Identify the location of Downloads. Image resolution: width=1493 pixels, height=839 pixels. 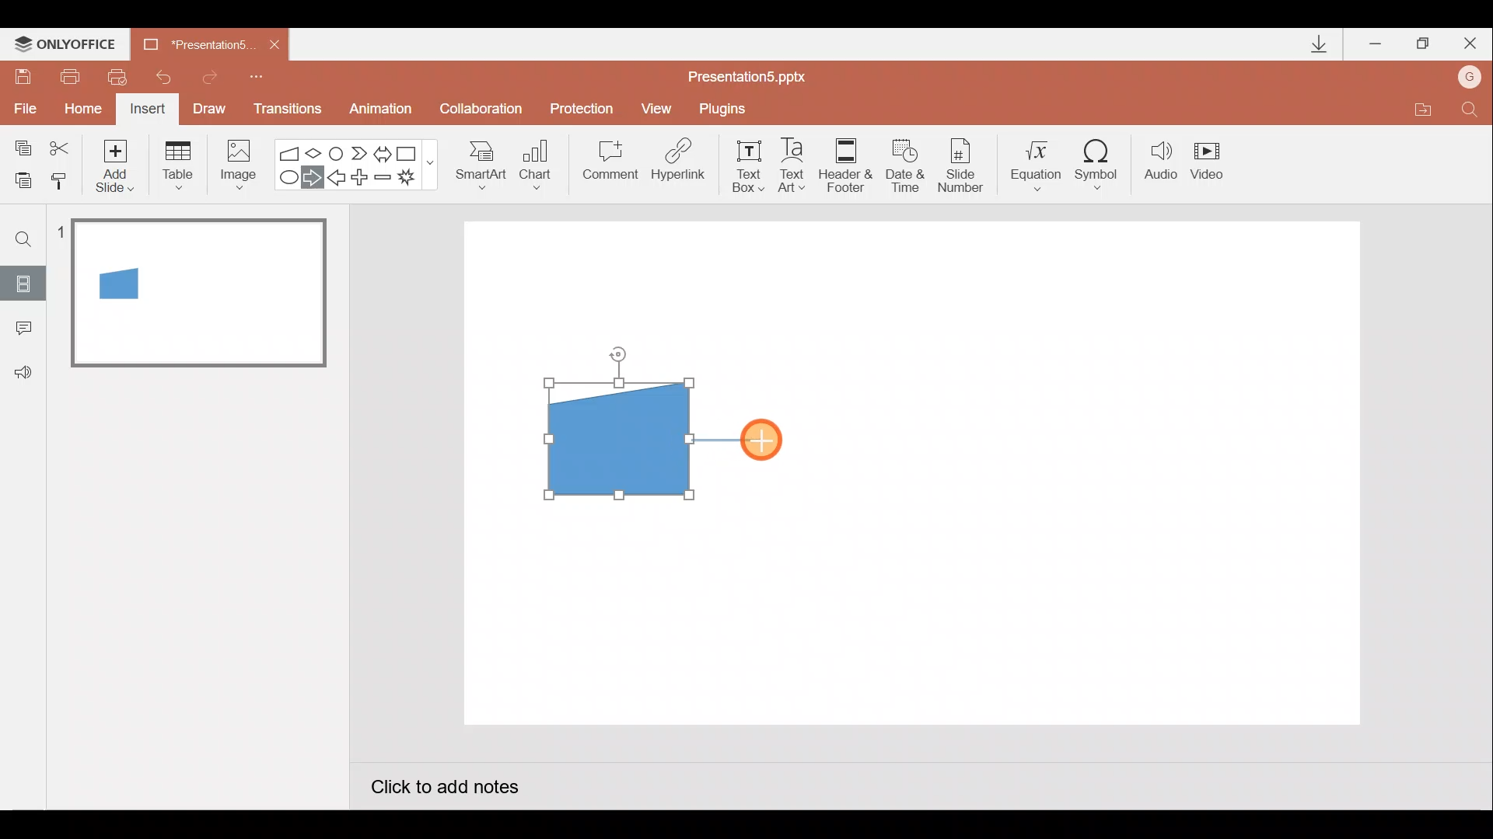
(1316, 45).